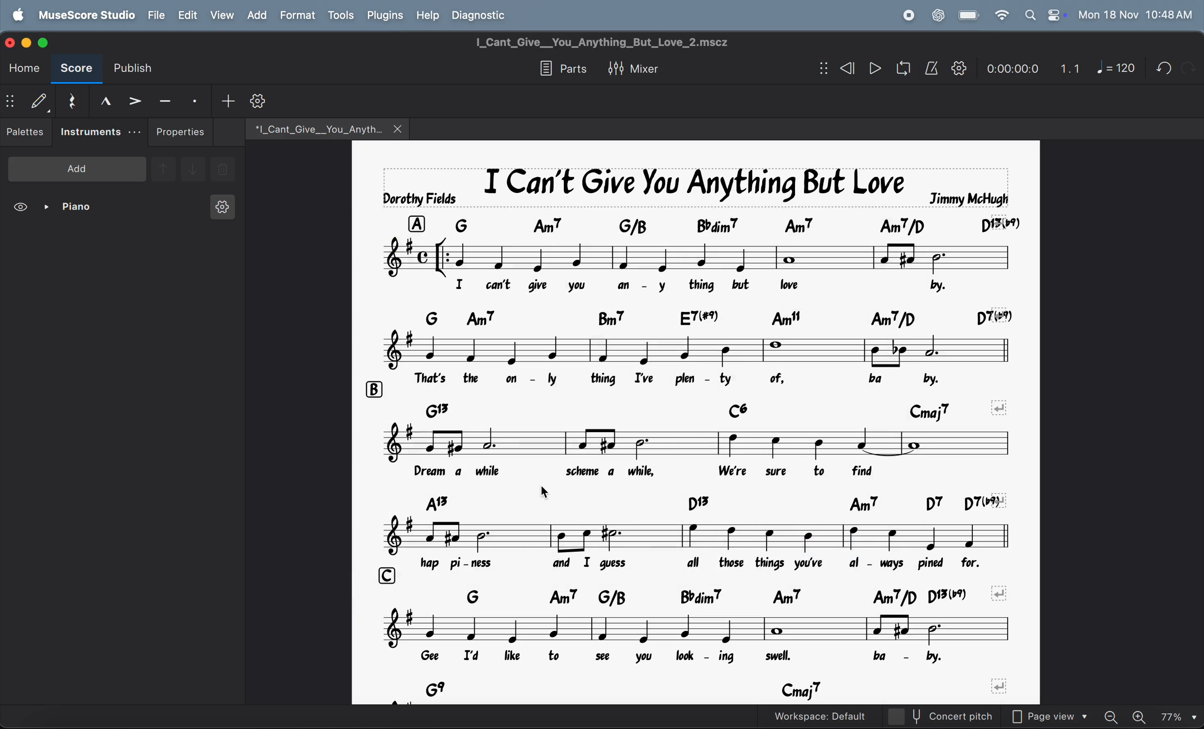  Describe the element at coordinates (39, 101) in the screenshot. I see `display` at that location.